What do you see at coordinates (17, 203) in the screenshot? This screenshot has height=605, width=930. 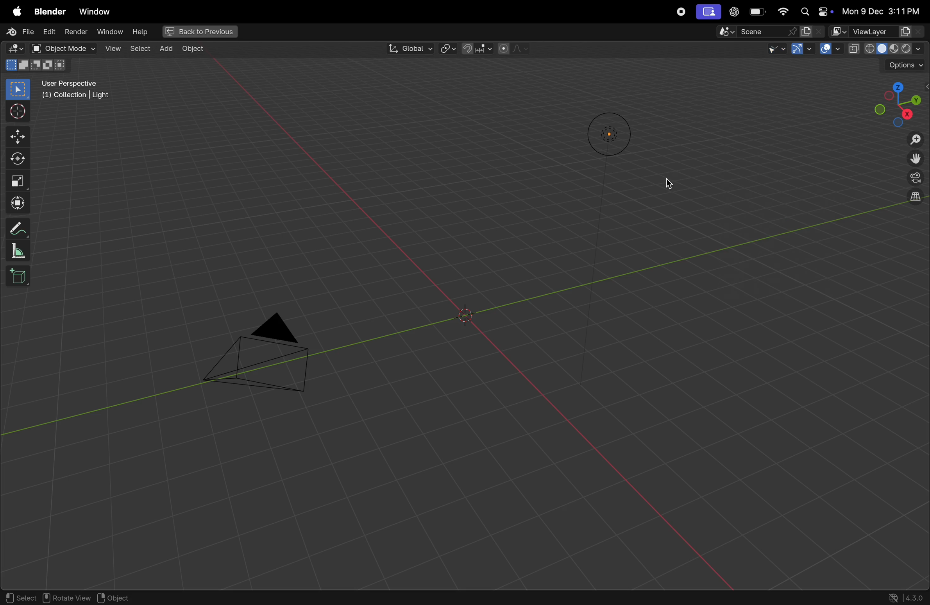 I see `transform` at bounding box center [17, 203].